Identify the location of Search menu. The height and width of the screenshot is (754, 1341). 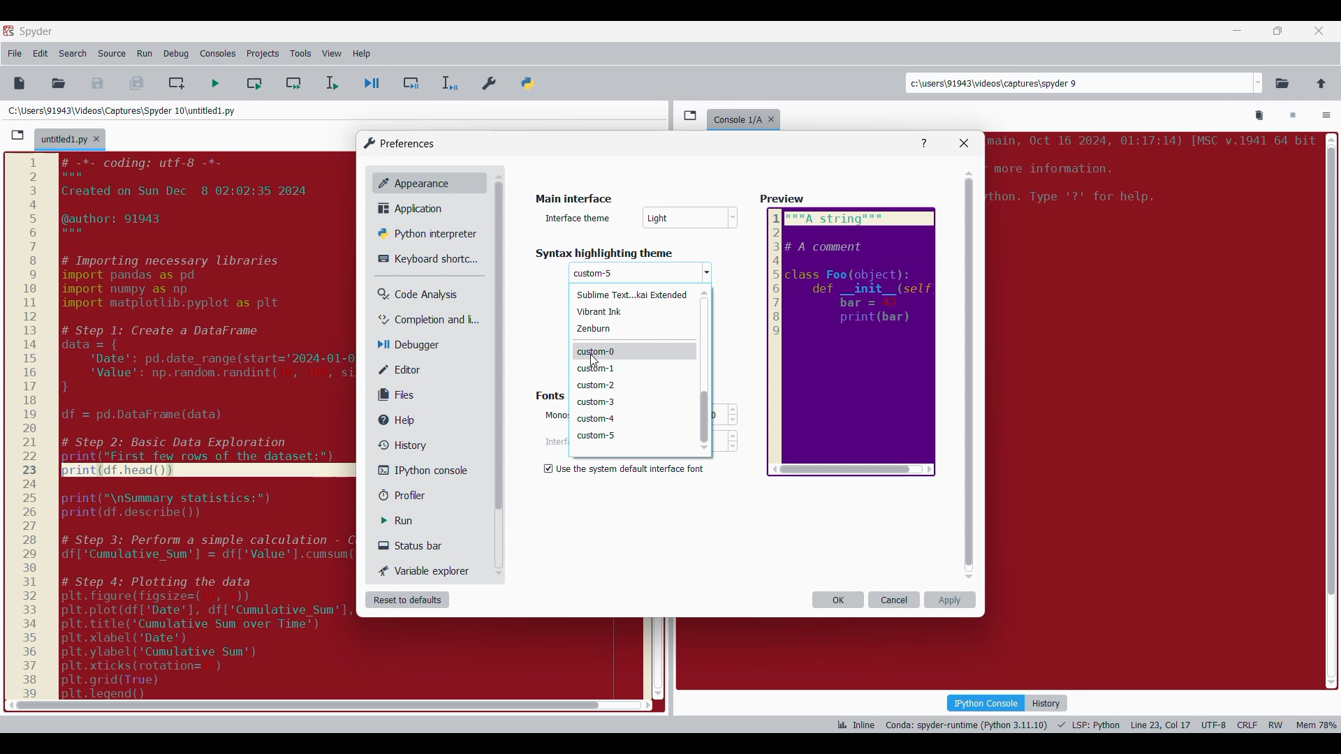
(73, 54).